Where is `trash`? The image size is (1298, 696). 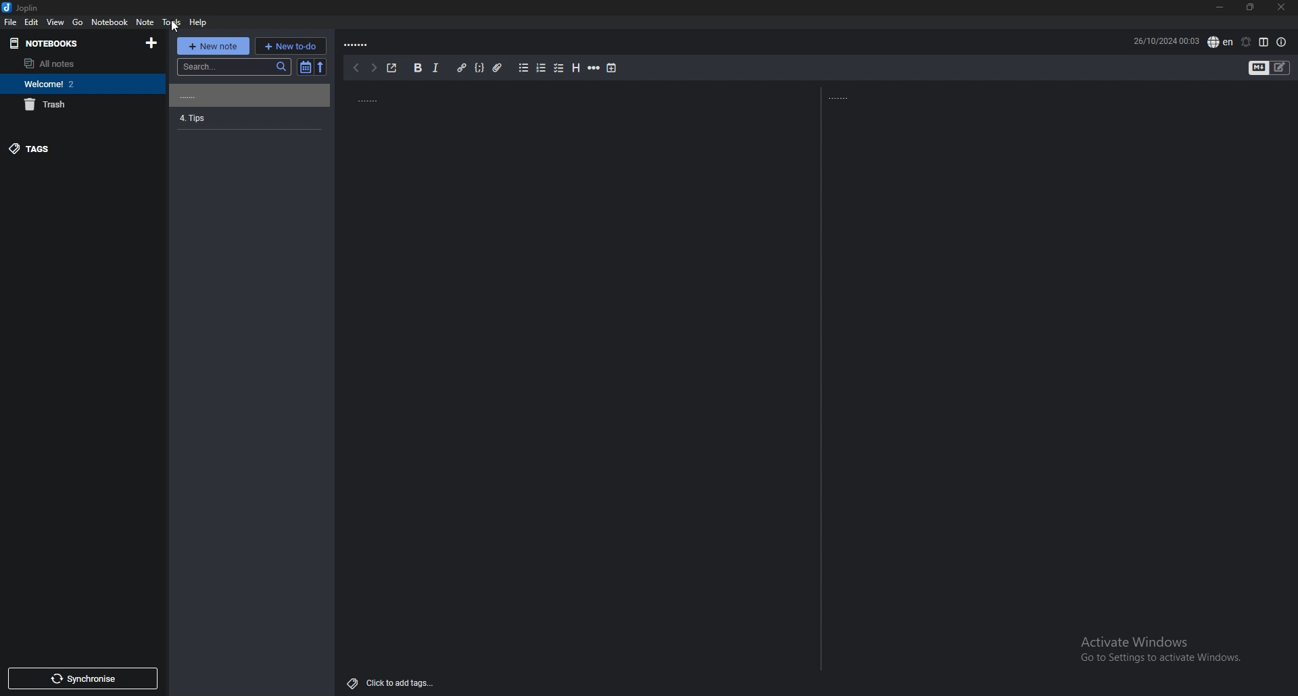
trash is located at coordinates (76, 105).